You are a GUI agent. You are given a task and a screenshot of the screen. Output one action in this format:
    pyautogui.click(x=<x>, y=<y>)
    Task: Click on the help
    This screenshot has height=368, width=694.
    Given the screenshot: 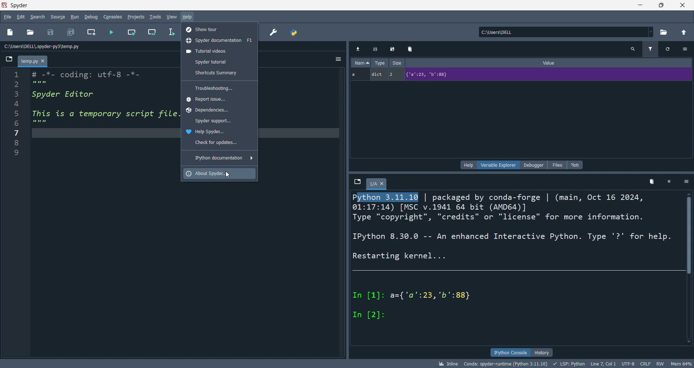 What is the action you would take?
    pyautogui.click(x=468, y=165)
    